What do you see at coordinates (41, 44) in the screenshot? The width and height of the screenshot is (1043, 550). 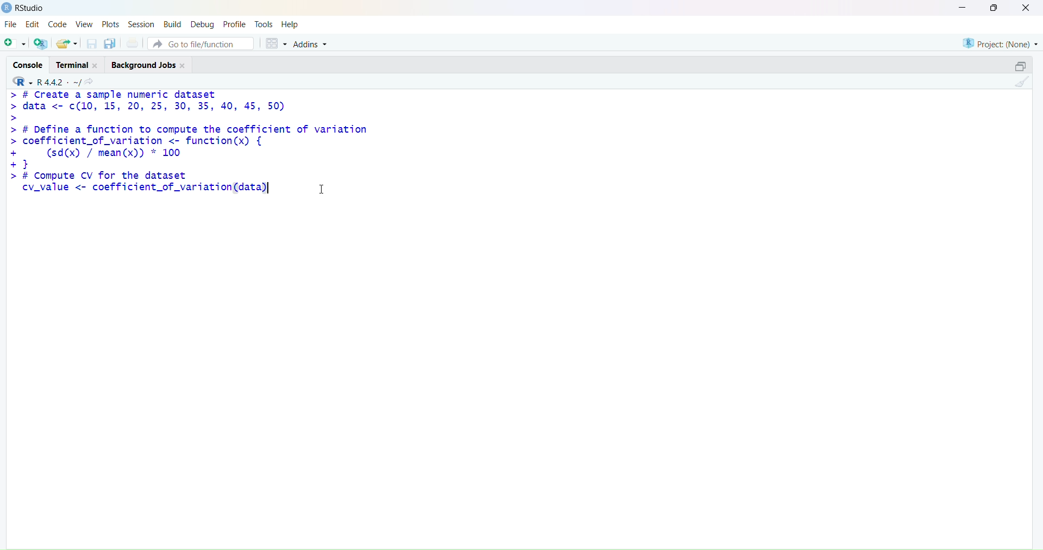 I see `add R file` at bounding box center [41, 44].